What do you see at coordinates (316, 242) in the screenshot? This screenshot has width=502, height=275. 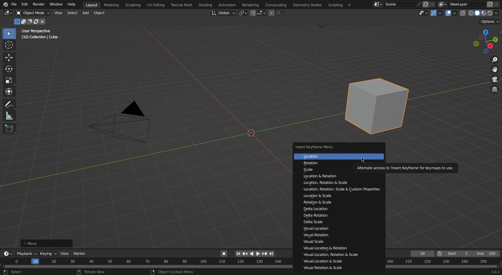 I see `Visual Scale` at bounding box center [316, 242].